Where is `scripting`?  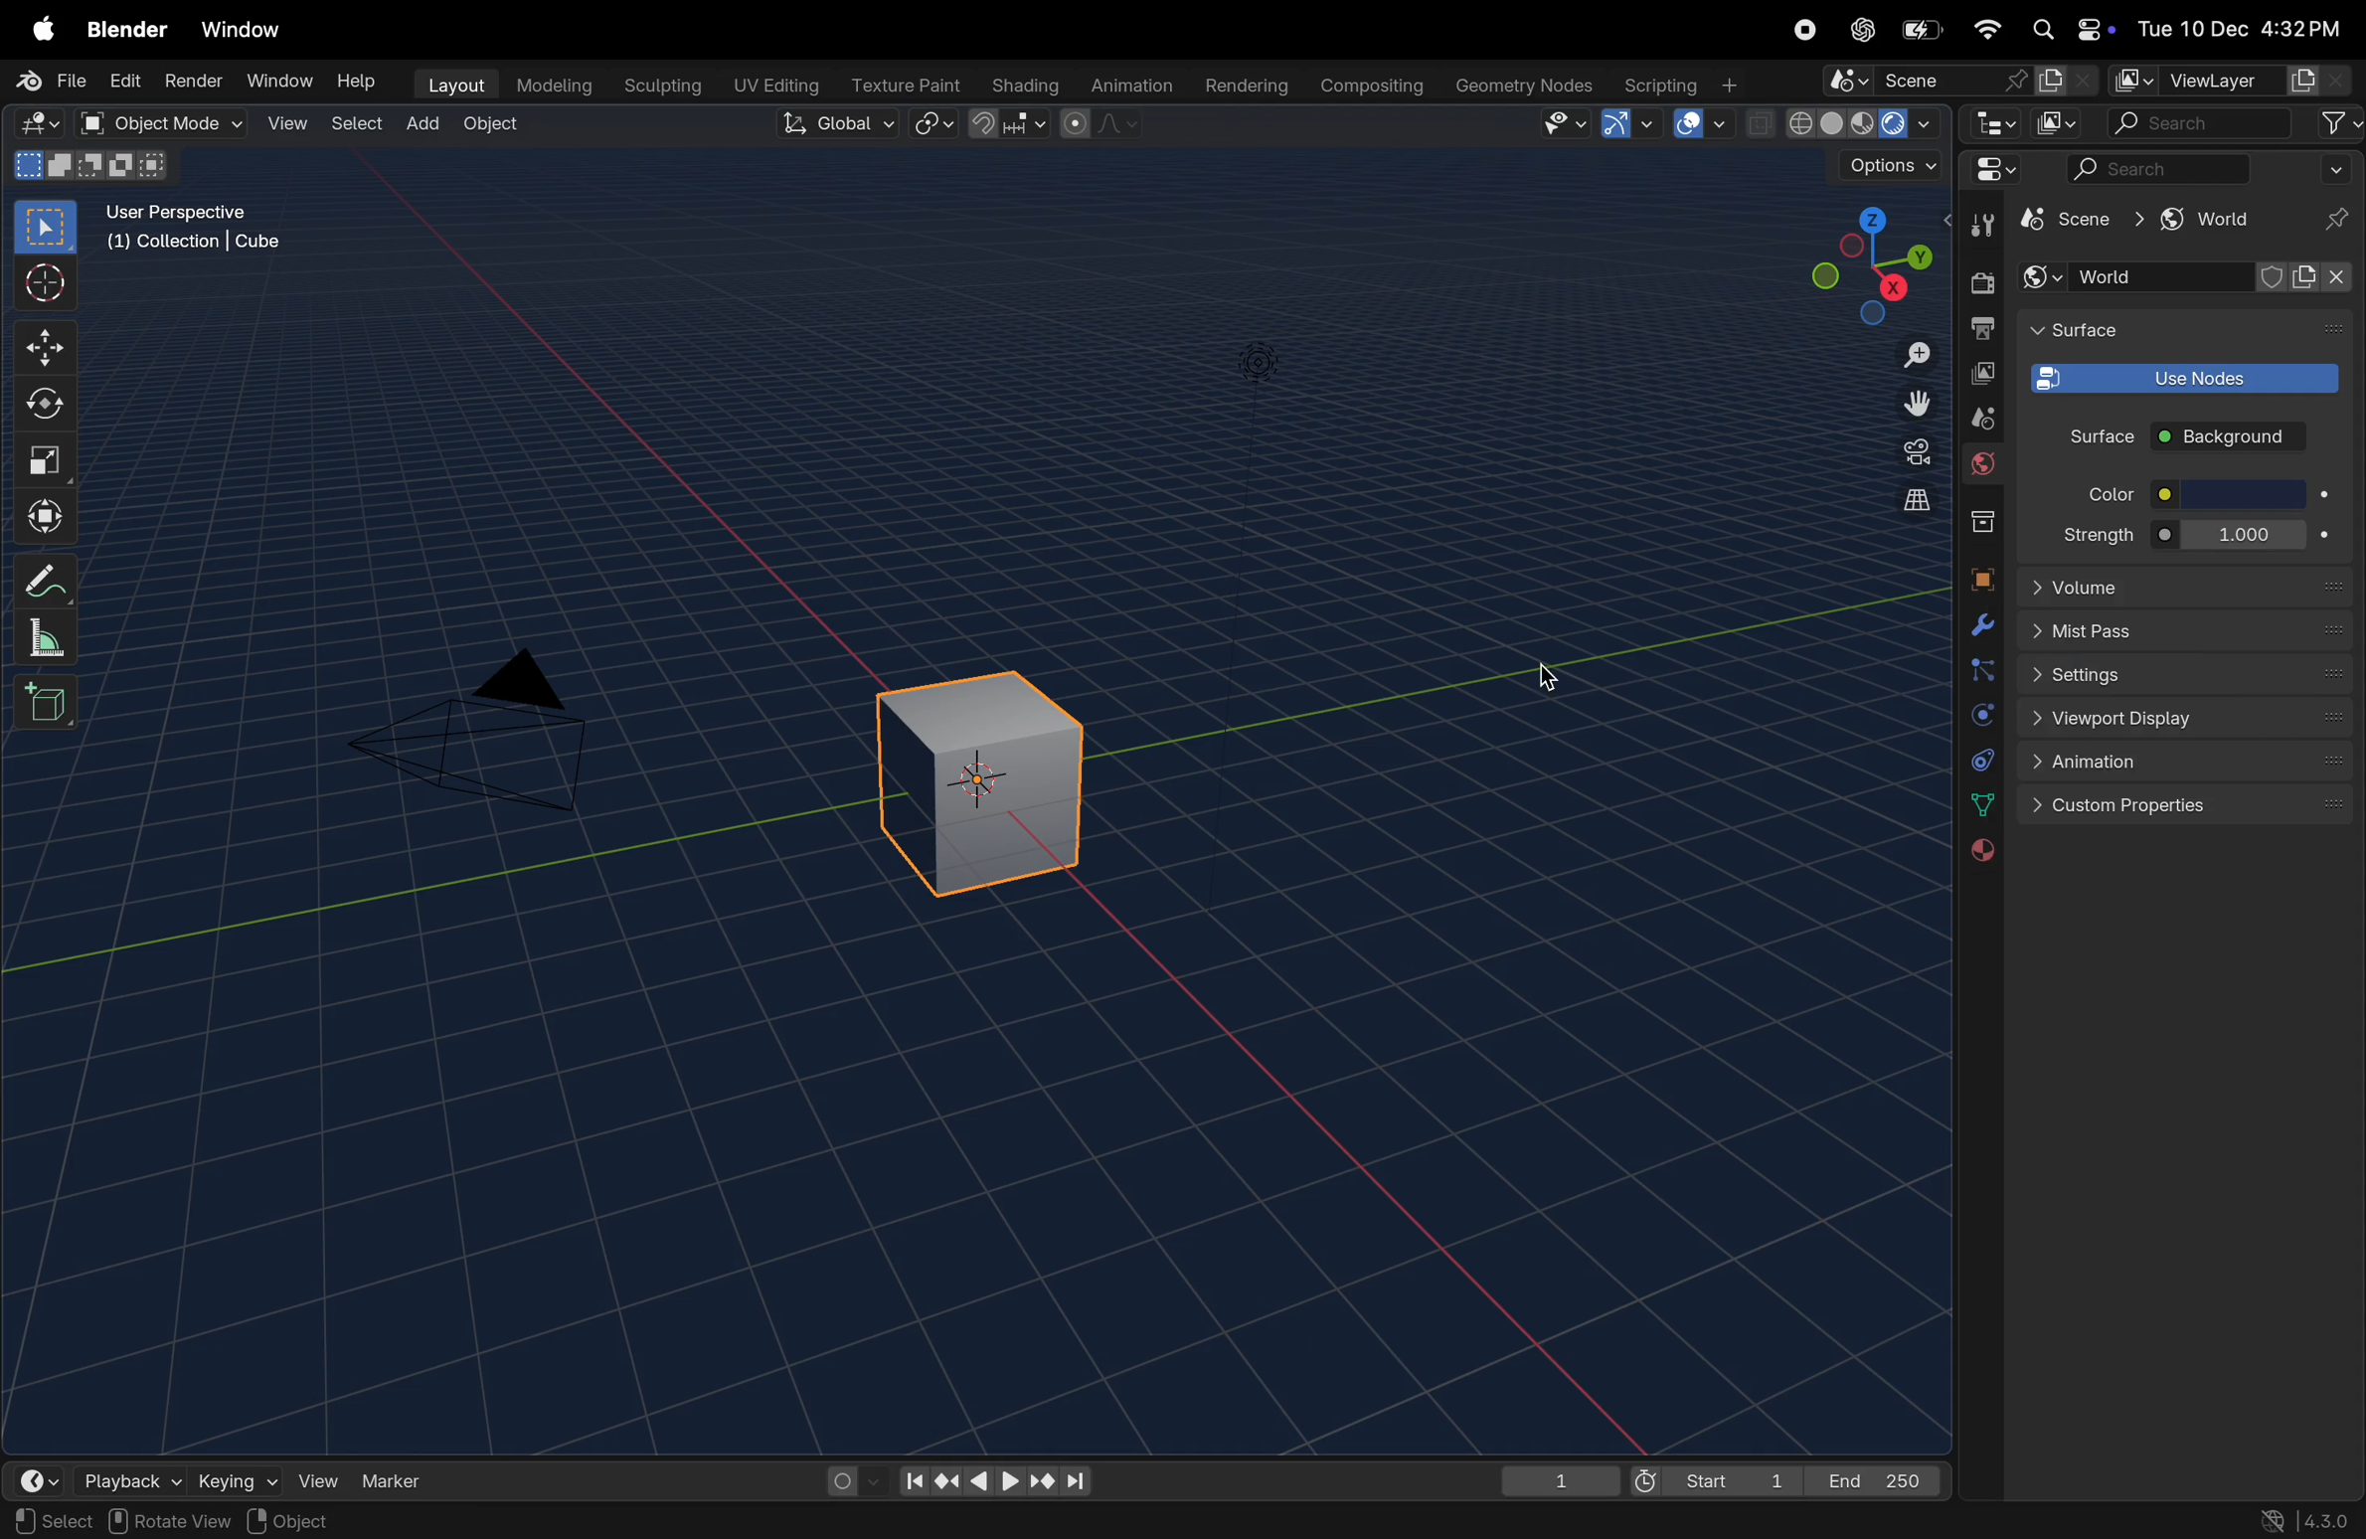 scripting is located at coordinates (1685, 84).